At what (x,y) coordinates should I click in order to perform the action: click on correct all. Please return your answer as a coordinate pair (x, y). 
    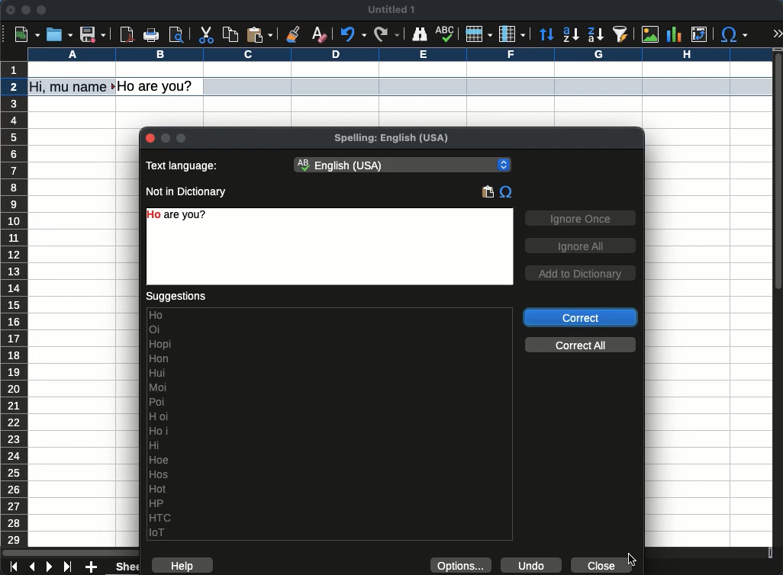
    Looking at the image, I should click on (582, 345).